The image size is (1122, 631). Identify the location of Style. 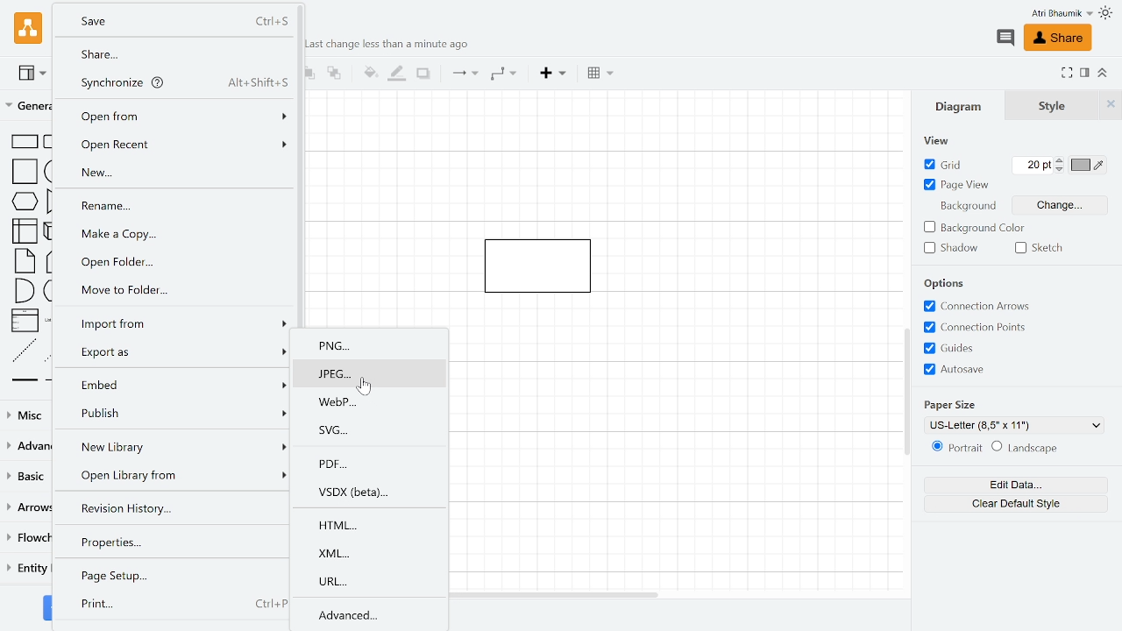
(1045, 105).